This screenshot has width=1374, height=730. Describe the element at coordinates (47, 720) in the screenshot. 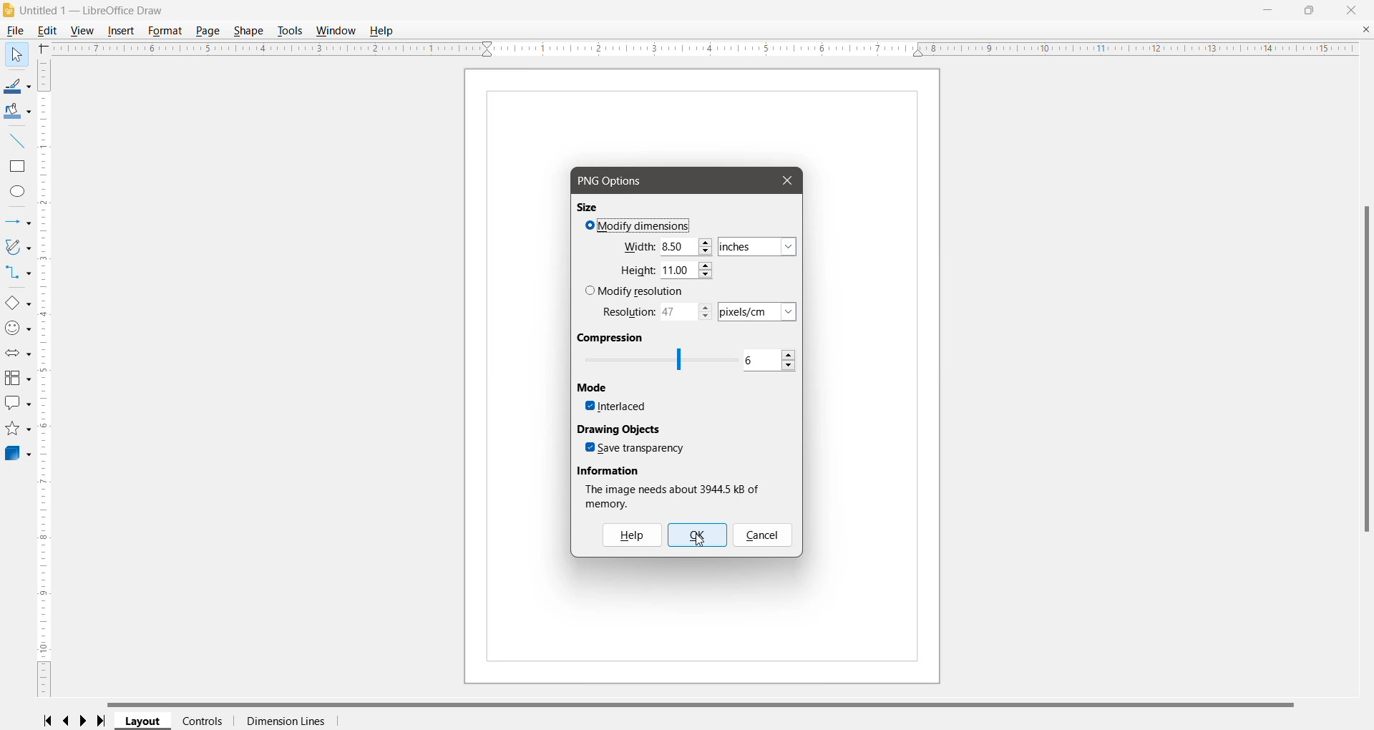

I see `Scroll to first page` at that location.